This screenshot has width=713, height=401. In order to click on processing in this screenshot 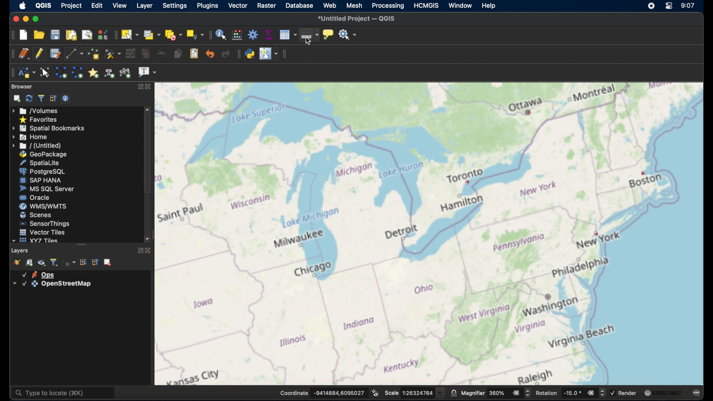, I will do `click(388, 6)`.